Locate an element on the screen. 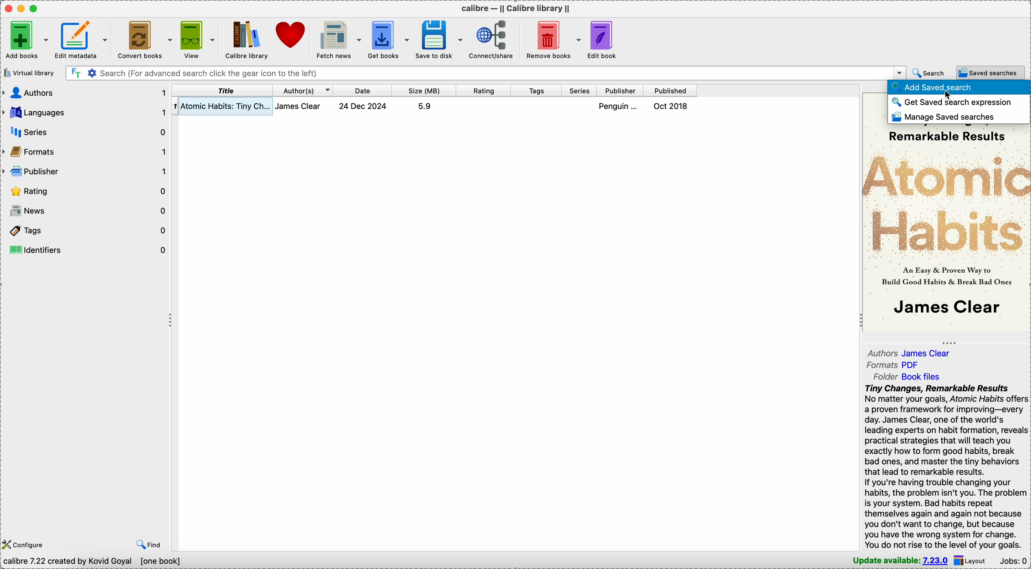 Image resolution: width=1031 pixels, height=569 pixels. size is located at coordinates (424, 90).